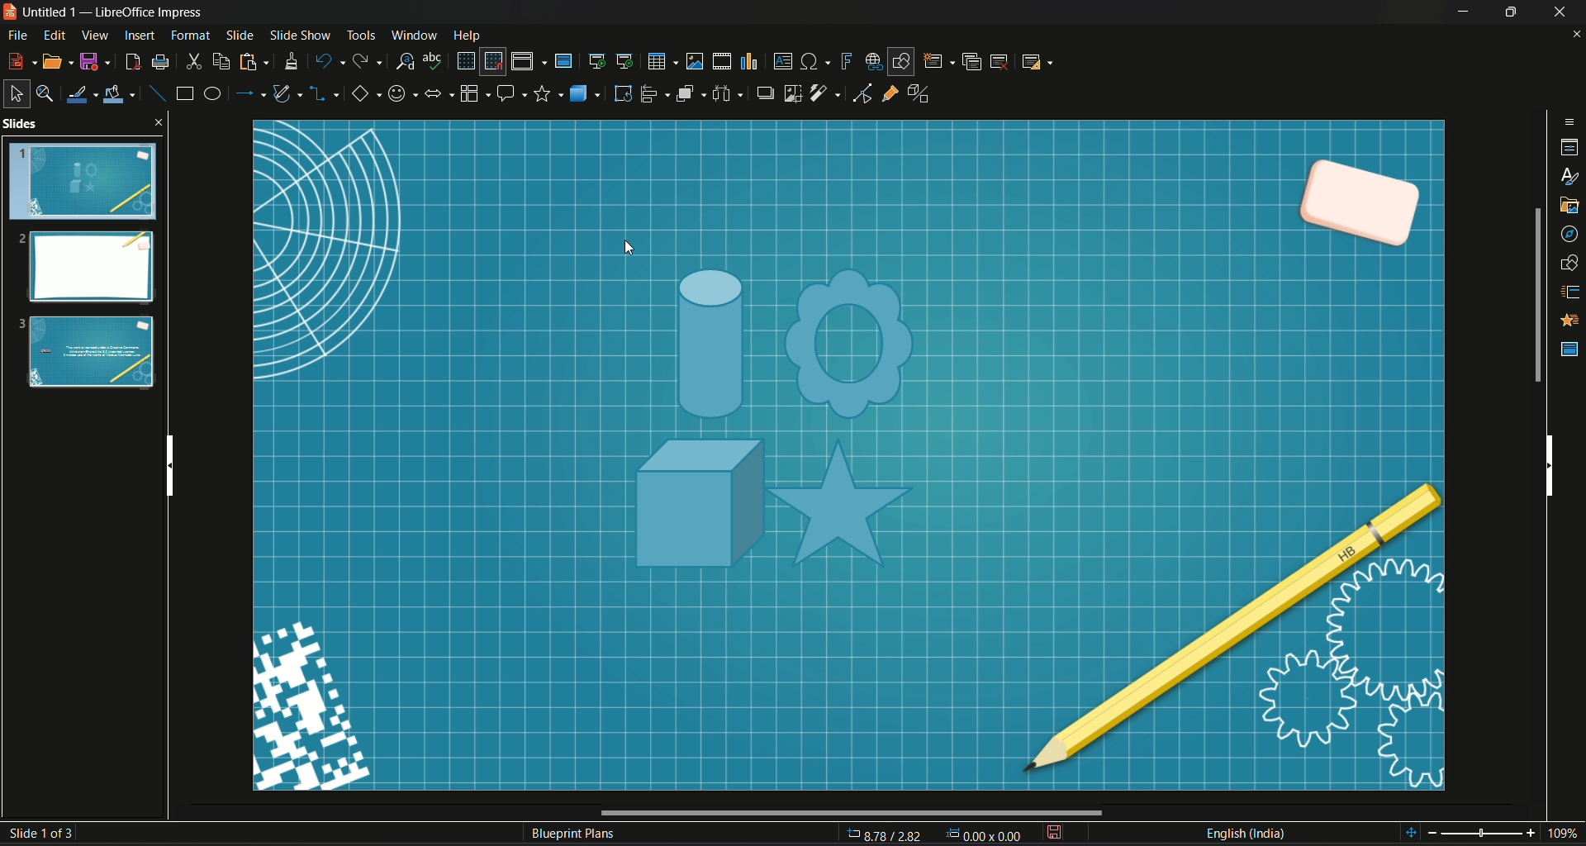 The width and height of the screenshot is (1586, 846). I want to click on insert, so click(138, 36).